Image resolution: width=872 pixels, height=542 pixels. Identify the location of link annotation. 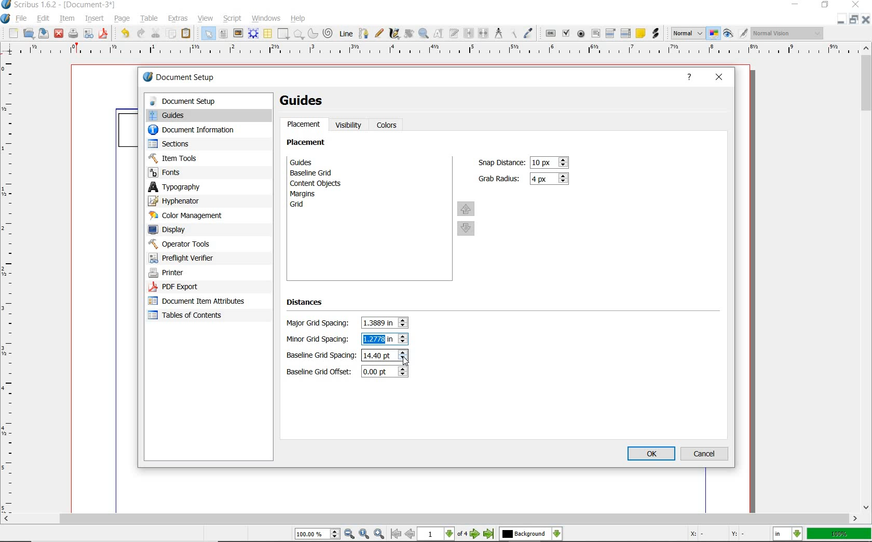
(657, 34).